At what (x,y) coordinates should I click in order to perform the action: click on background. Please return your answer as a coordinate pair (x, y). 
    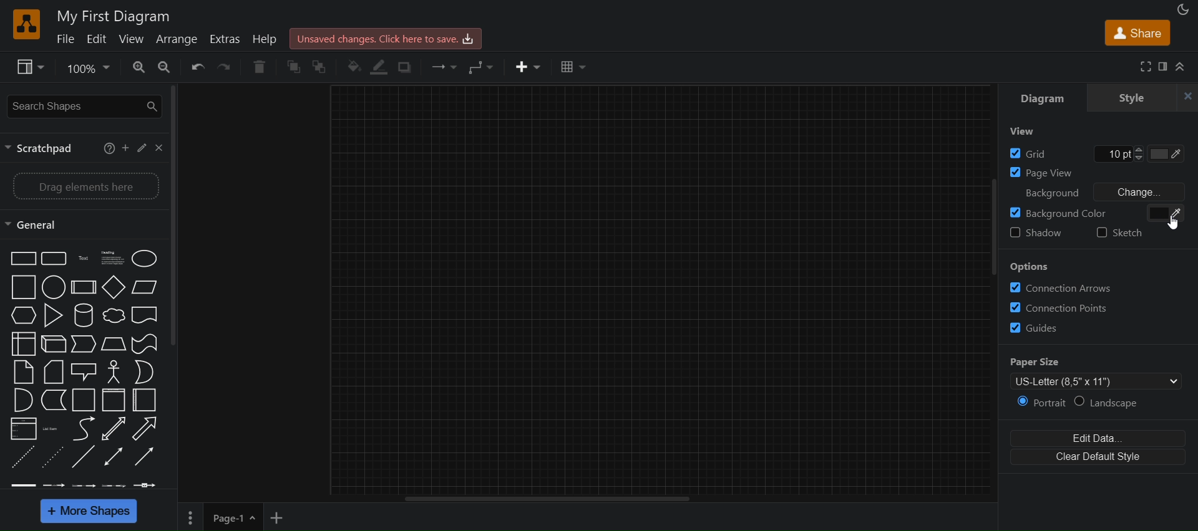
    Looking at the image, I should click on (1093, 213).